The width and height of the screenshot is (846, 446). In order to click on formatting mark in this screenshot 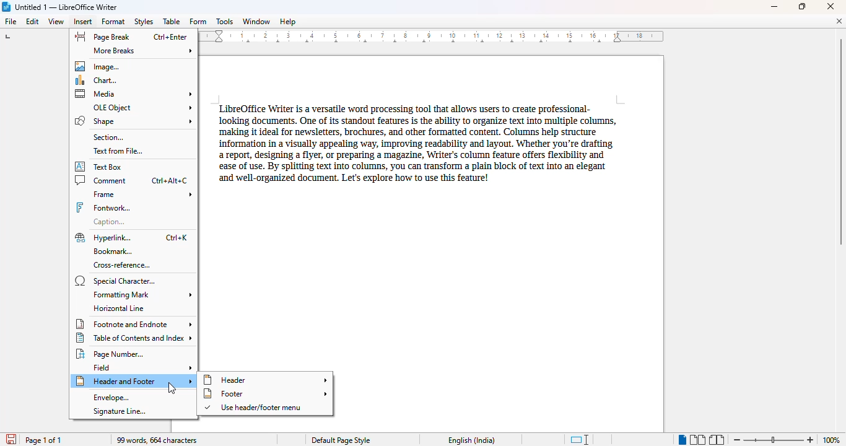, I will do `click(141, 295)`.